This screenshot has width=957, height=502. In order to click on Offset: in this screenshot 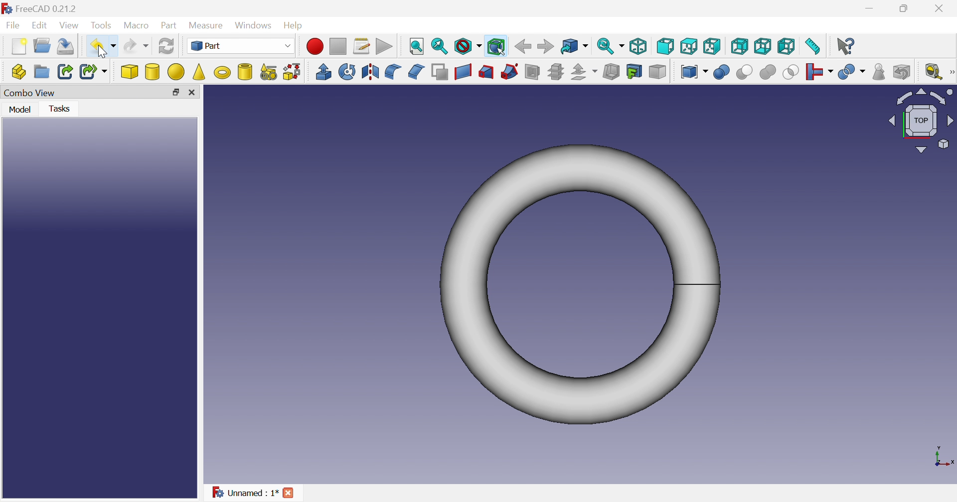, I will do `click(584, 72)`.